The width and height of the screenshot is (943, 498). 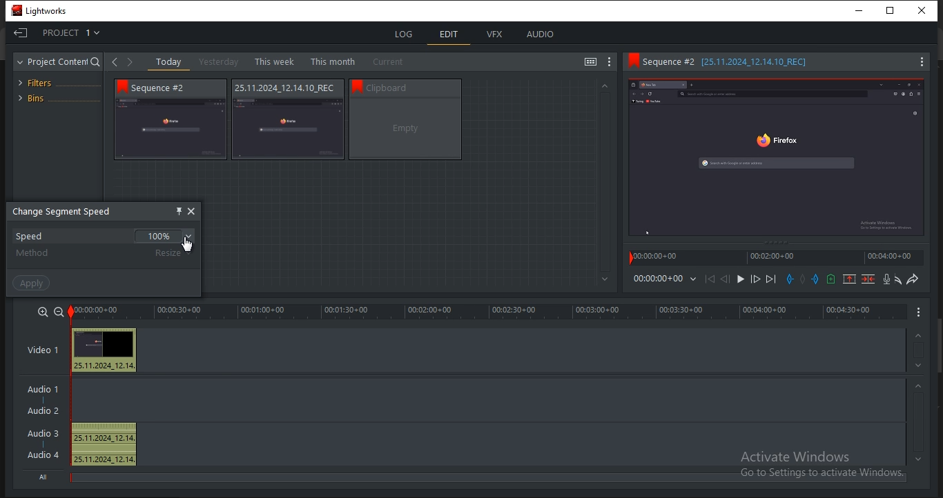 What do you see at coordinates (755, 279) in the screenshot?
I see `Nudge one frame forward` at bounding box center [755, 279].